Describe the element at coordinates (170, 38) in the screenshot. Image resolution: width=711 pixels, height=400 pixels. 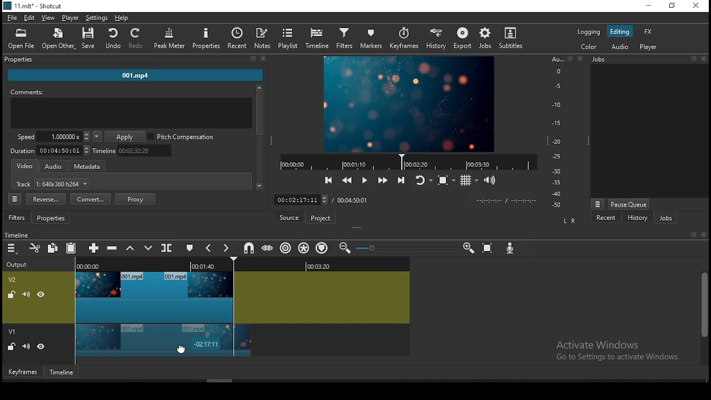
I see `peak meter` at that location.